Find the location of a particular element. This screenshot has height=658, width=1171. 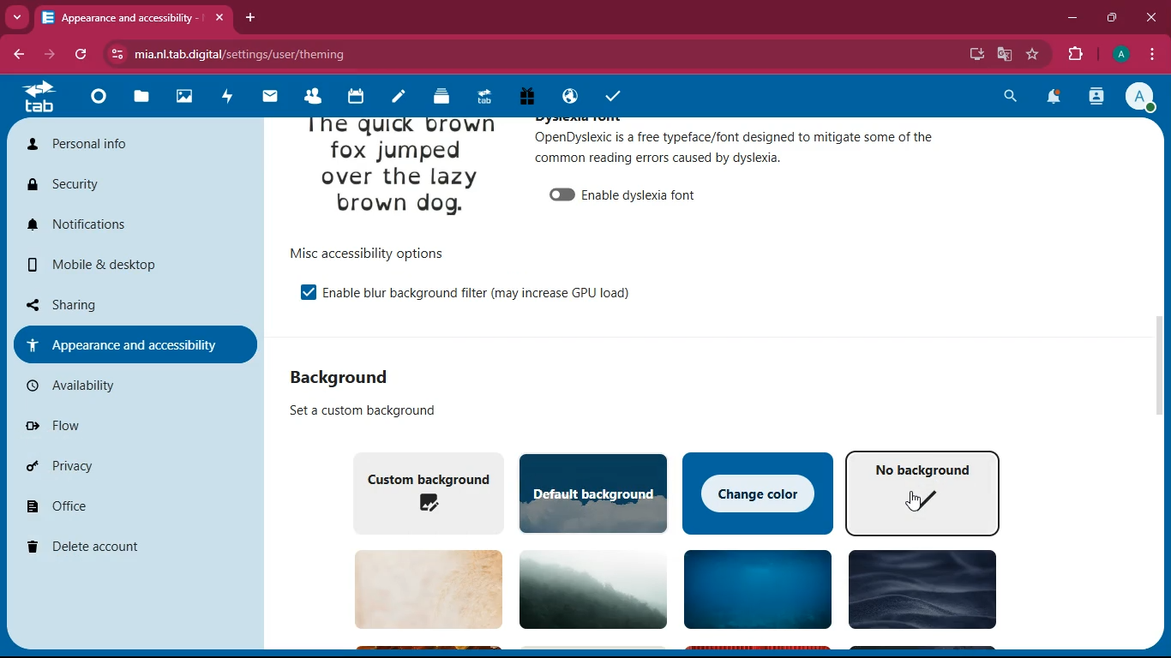

background is located at coordinates (586, 588).